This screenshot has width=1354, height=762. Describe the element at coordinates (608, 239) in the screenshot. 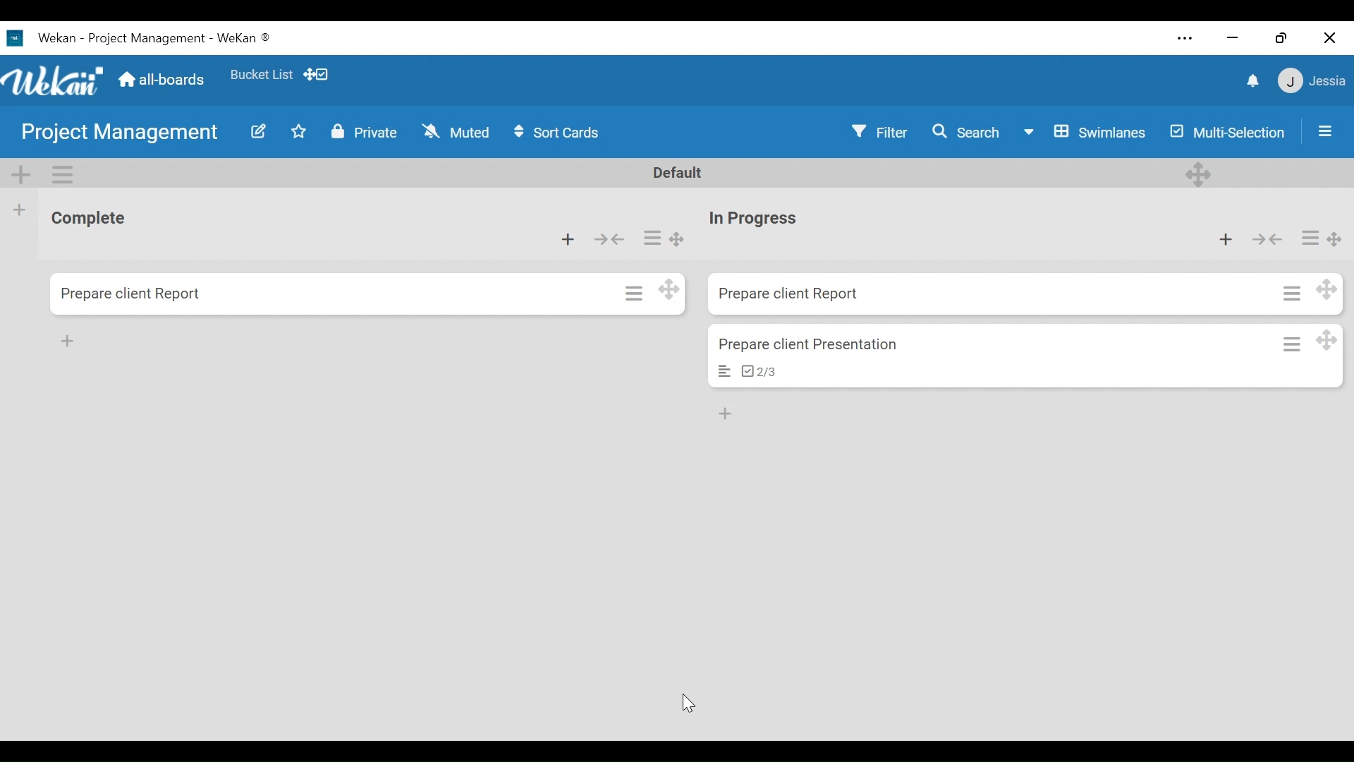

I see `Collapse` at that location.